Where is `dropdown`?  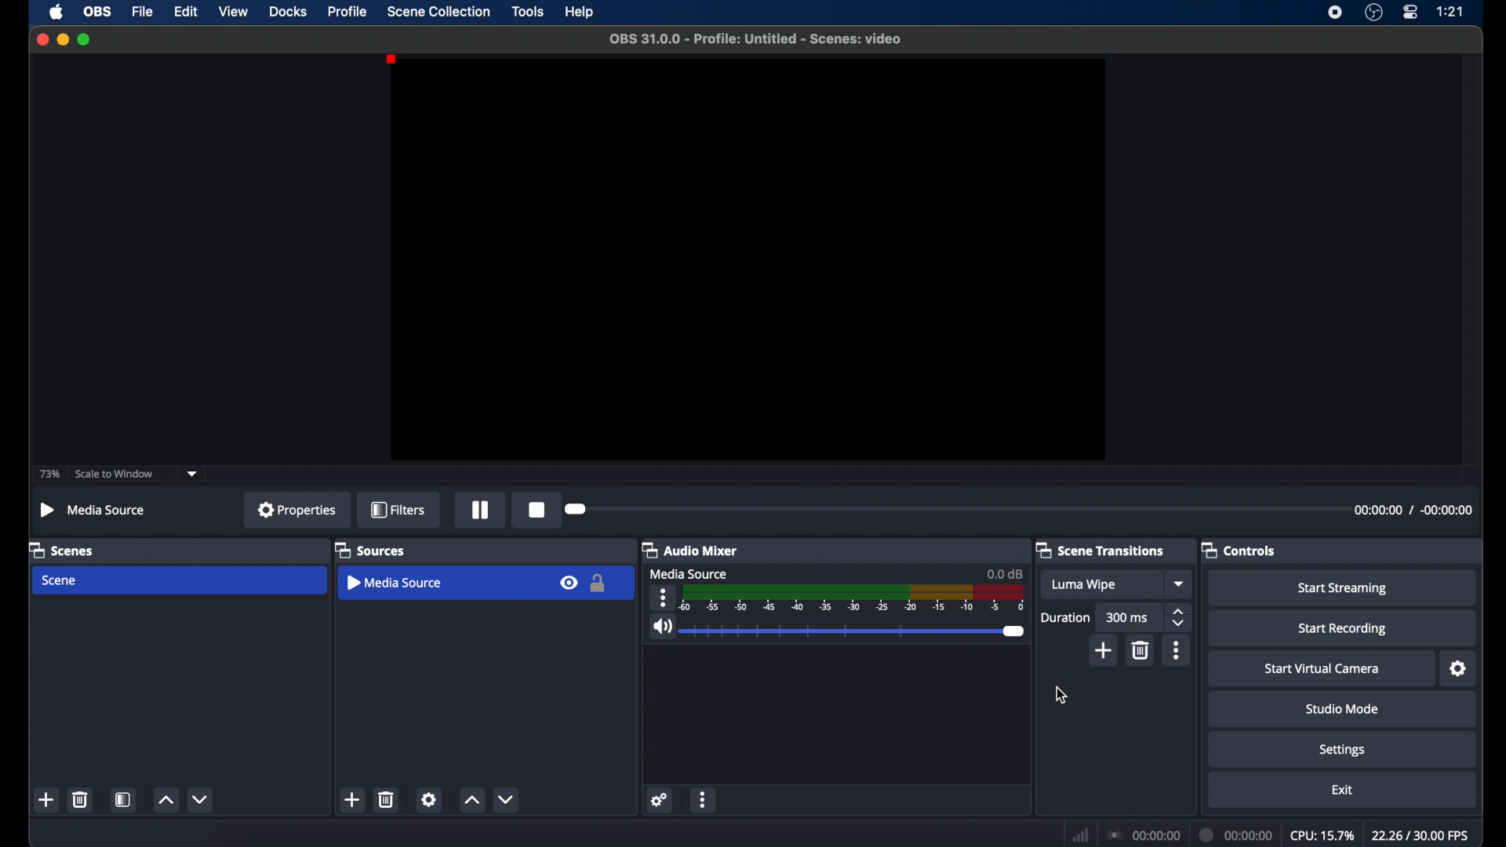
dropdown is located at coordinates (1180, 583).